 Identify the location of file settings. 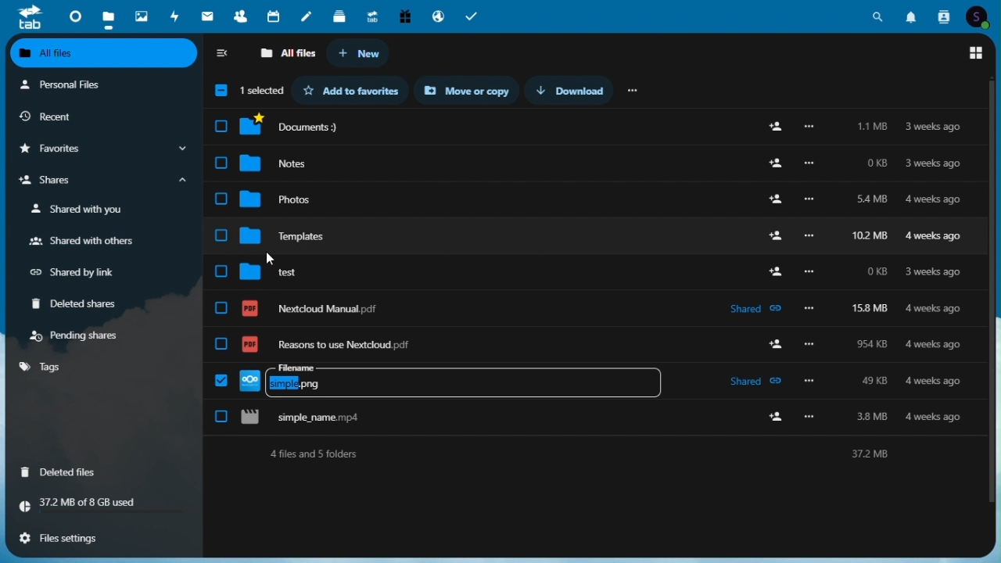
(99, 536).